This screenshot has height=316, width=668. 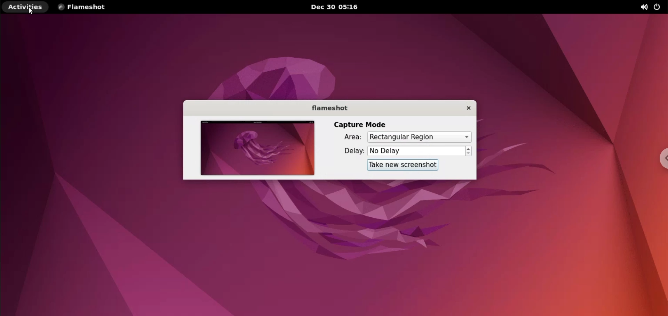 What do you see at coordinates (32, 11) in the screenshot?
I see `cursor` at bounding box center [32, 11].